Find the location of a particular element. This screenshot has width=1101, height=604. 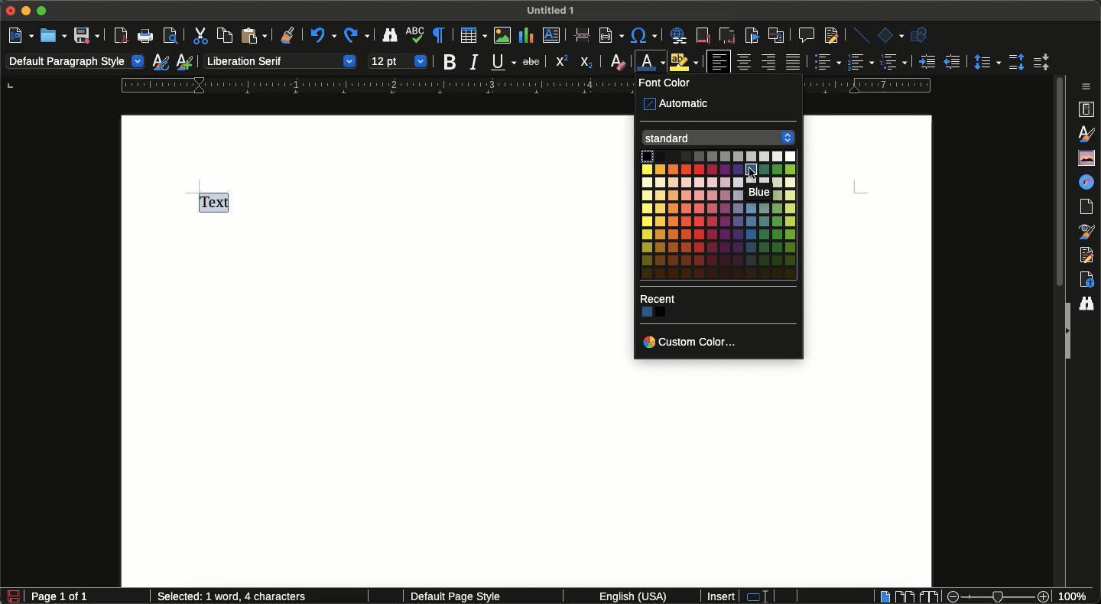

Standard selection is located at coordinates (764, 597).